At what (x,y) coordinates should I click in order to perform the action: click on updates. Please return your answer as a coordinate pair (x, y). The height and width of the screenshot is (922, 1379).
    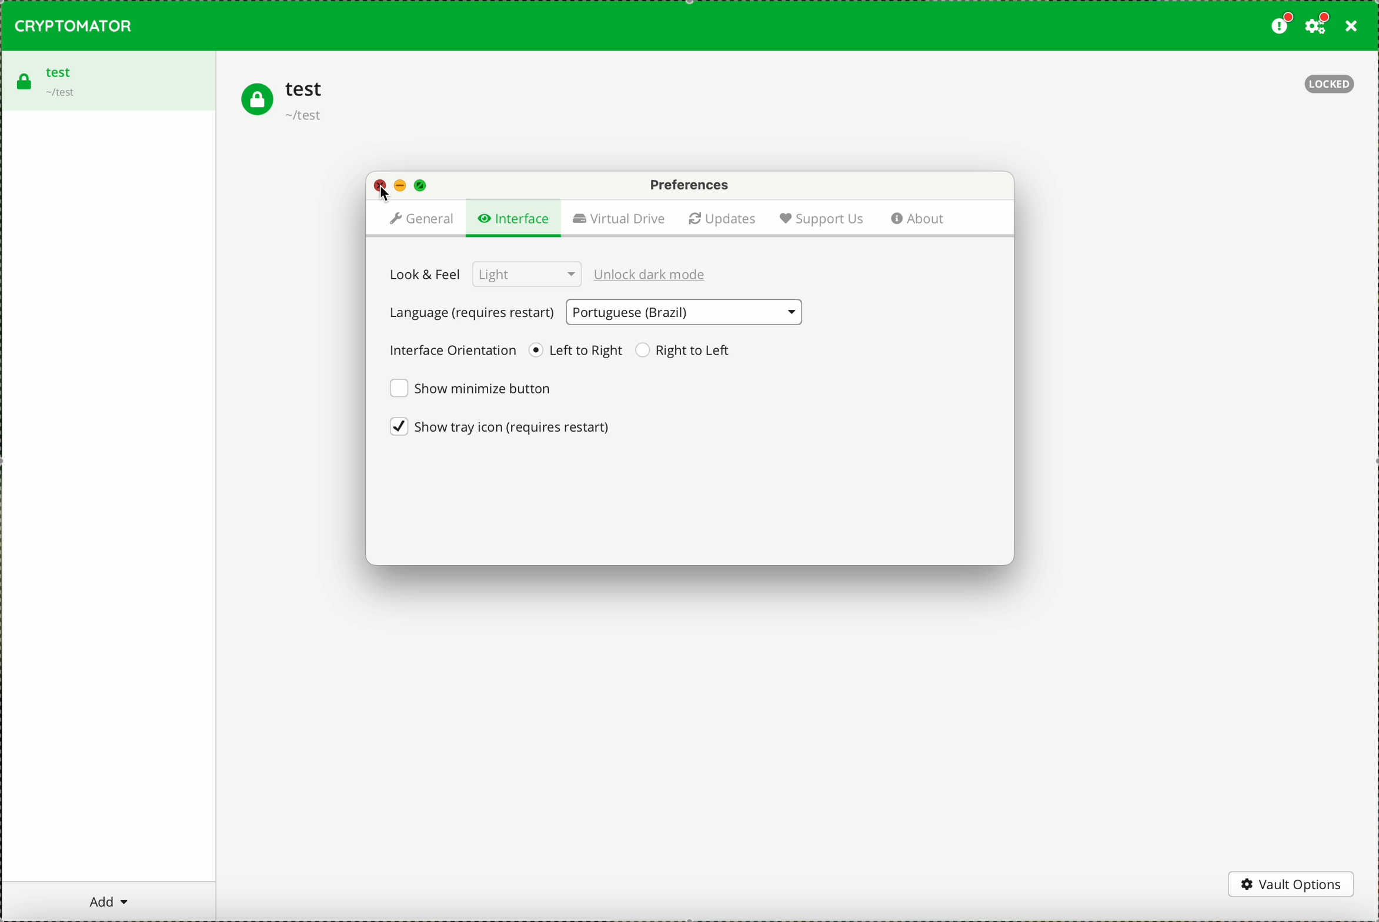
    Looking at the image, I should click on (722, 218).